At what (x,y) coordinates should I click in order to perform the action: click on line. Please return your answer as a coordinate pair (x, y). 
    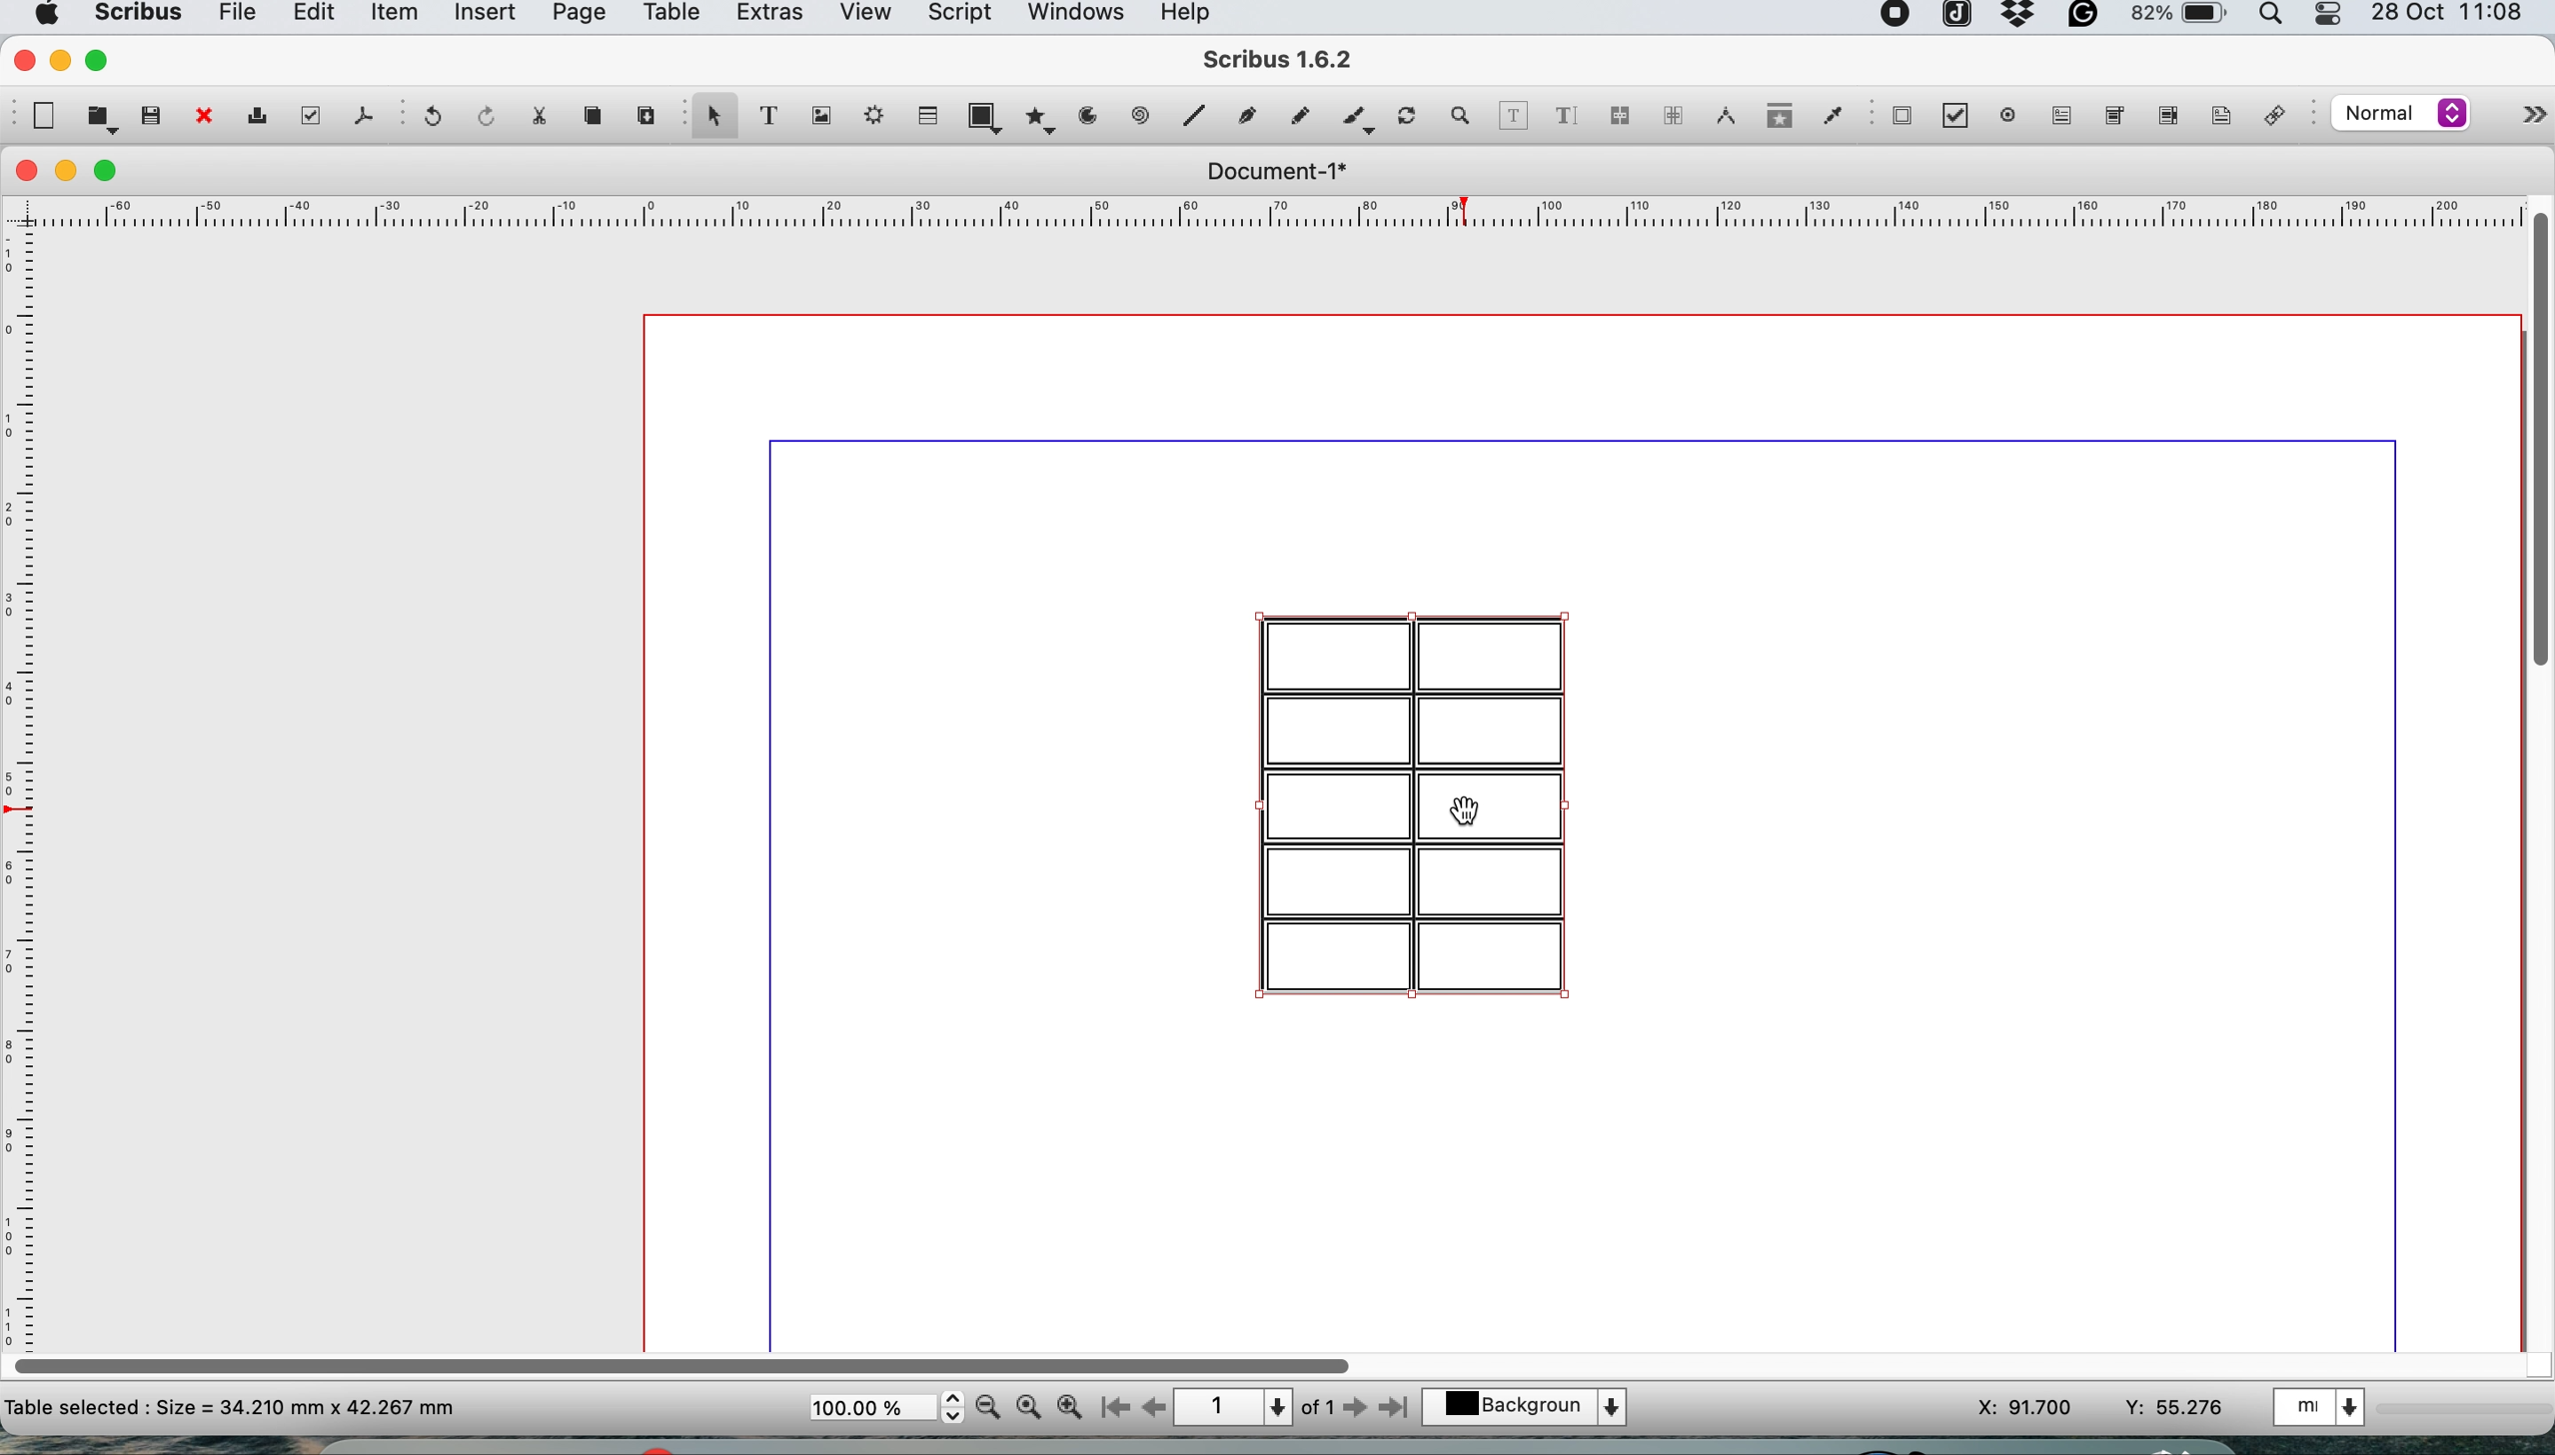
    Looking at the image, I should click on (1191, 115).